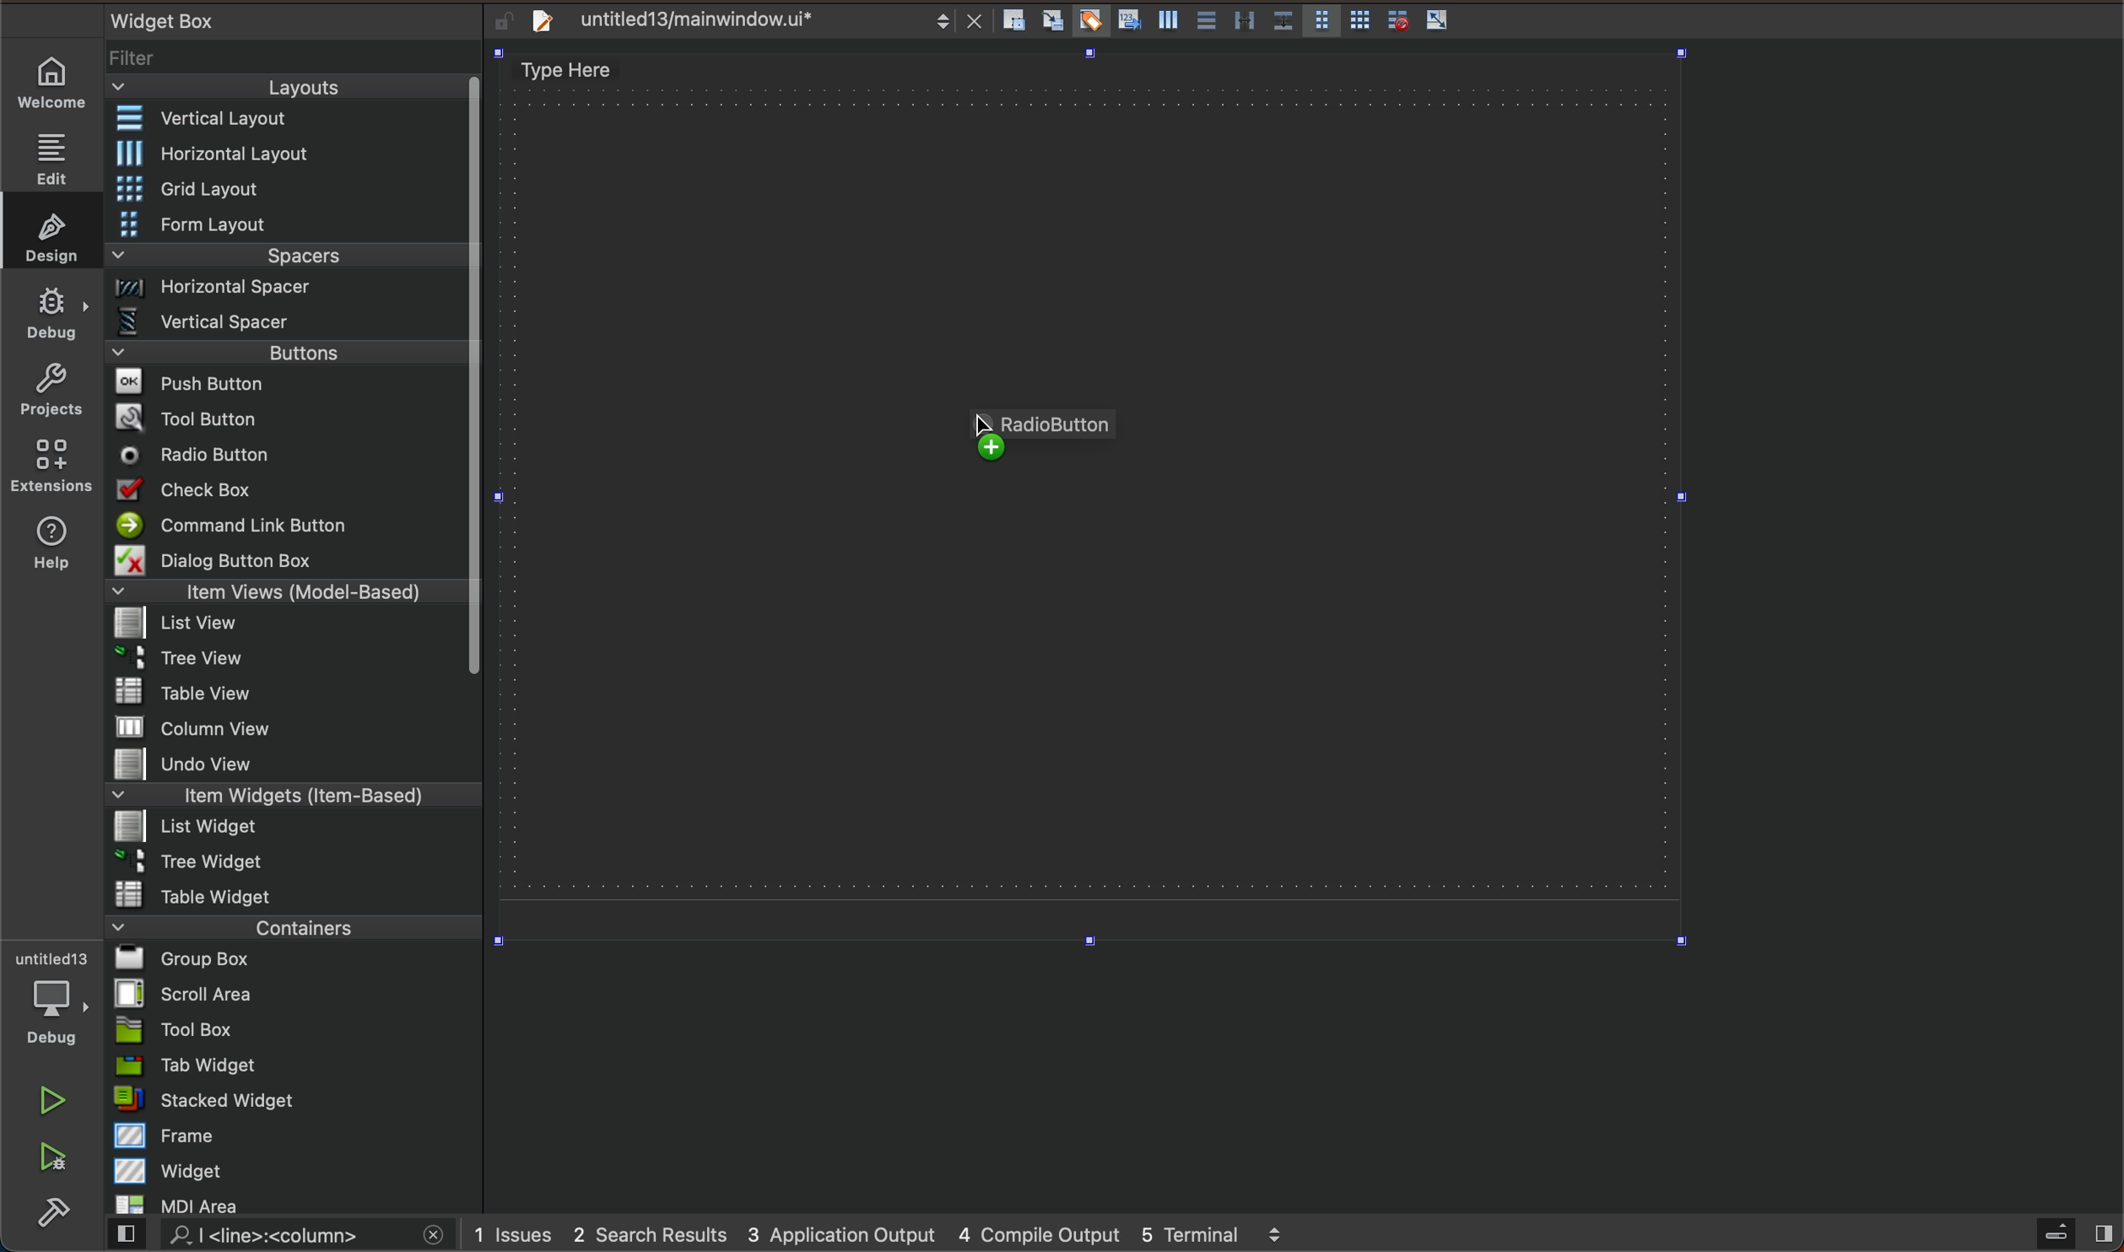 The image size is (2124, 1252). Describe the element at coordinates (751, 21) in the screenshot. I see `file tab` at that location.